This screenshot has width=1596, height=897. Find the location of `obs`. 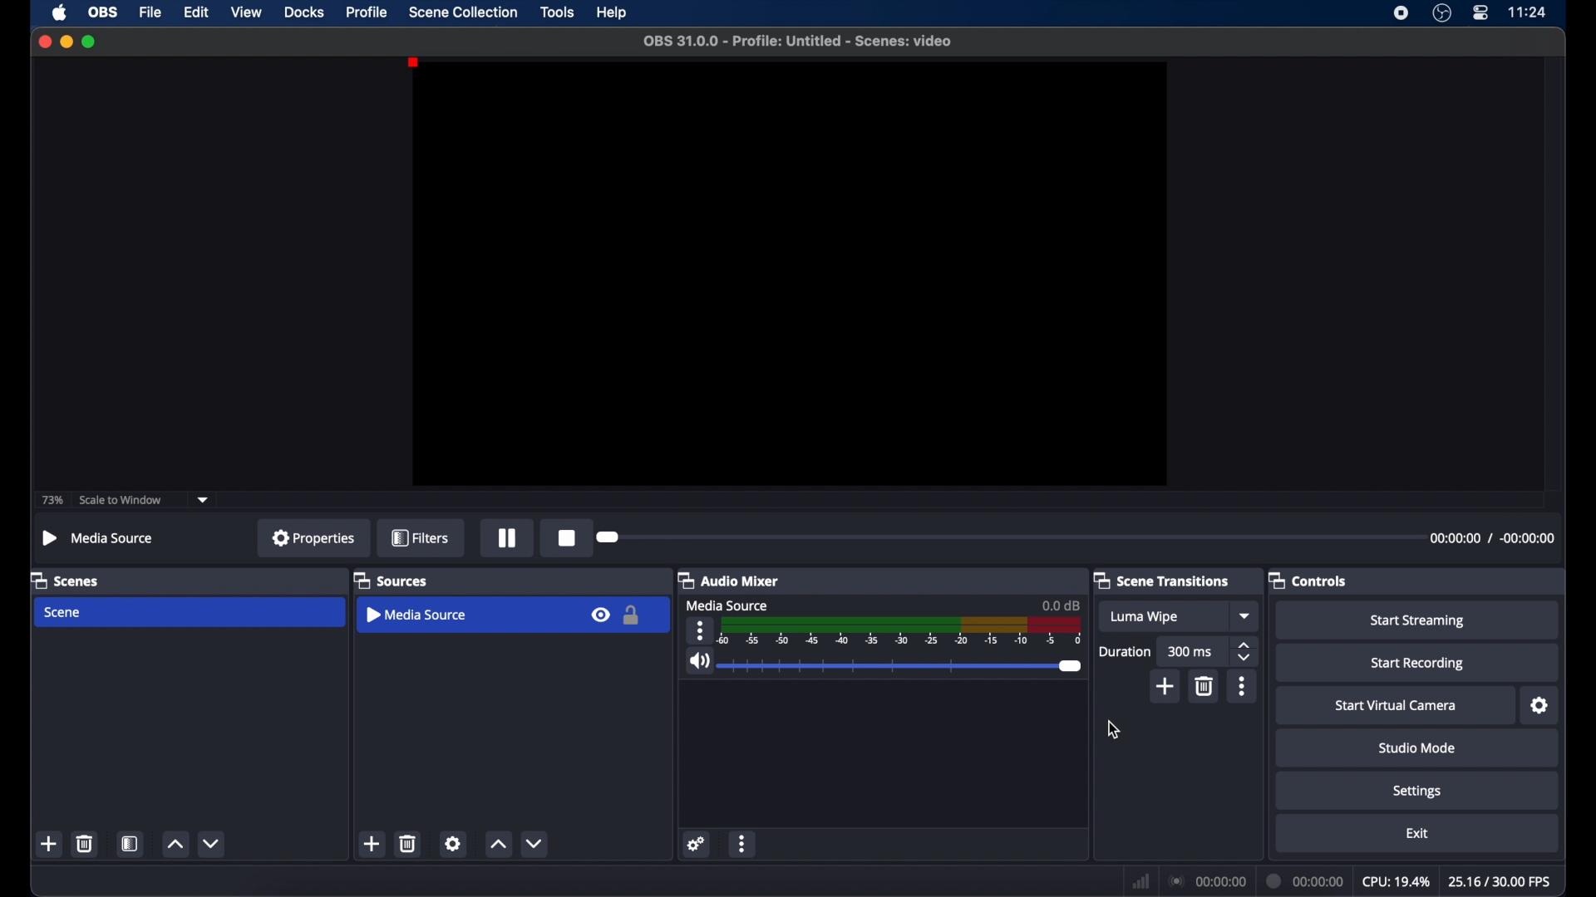

obs is located at coordinates (105, 12).